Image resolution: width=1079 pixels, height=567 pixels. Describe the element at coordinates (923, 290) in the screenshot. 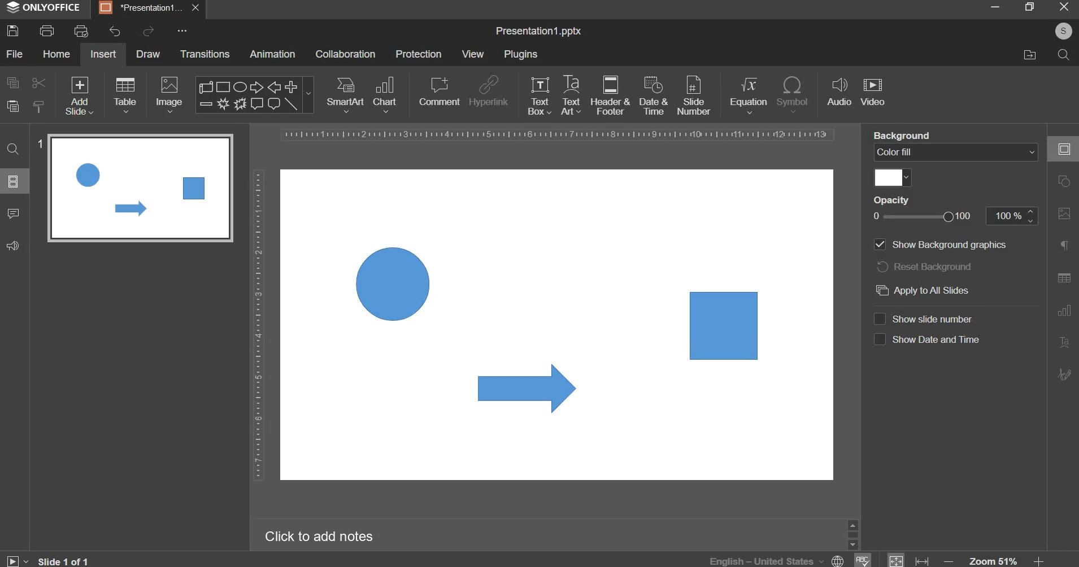

I see `apply to all slides` at that location.